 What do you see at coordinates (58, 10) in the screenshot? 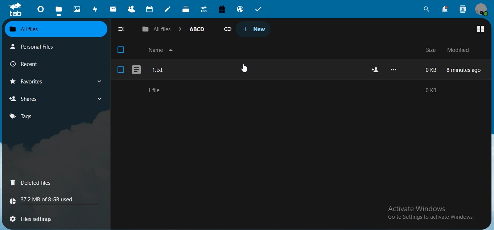
I see `files` at bounding box center [58, 10].